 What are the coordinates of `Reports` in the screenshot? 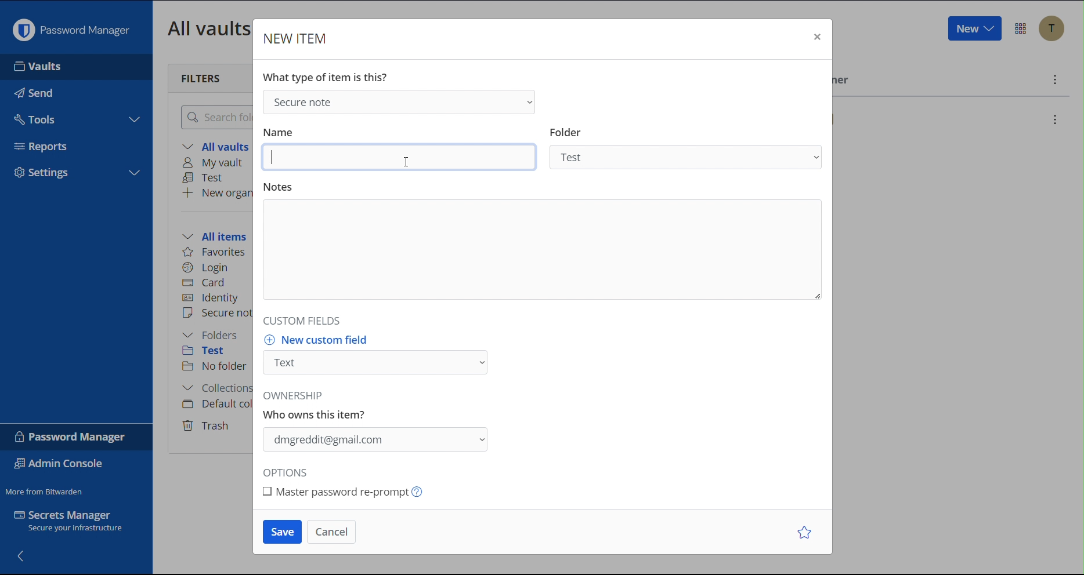 It's located at (45, 145).